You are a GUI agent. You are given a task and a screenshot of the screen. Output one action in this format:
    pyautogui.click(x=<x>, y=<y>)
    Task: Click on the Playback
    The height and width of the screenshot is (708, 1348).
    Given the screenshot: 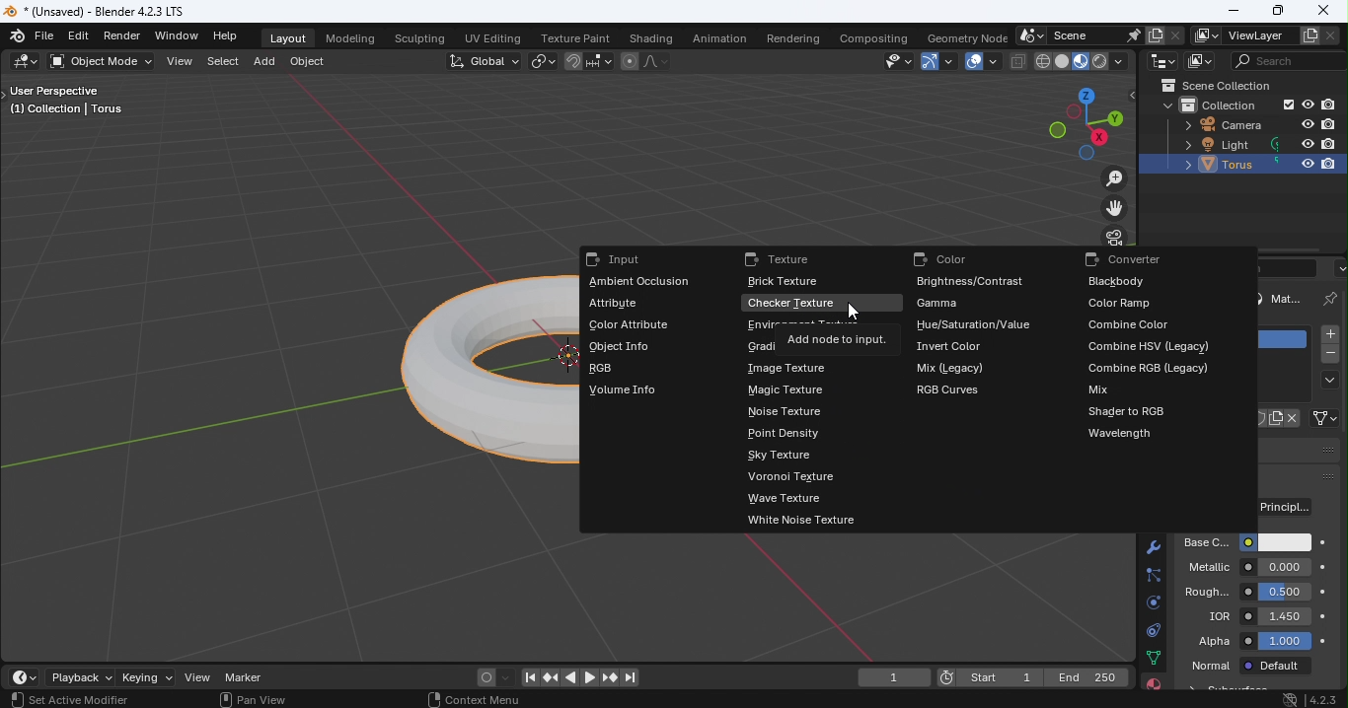 What is the action you would take?
    pyautogui.click(x=80, y=677)
    